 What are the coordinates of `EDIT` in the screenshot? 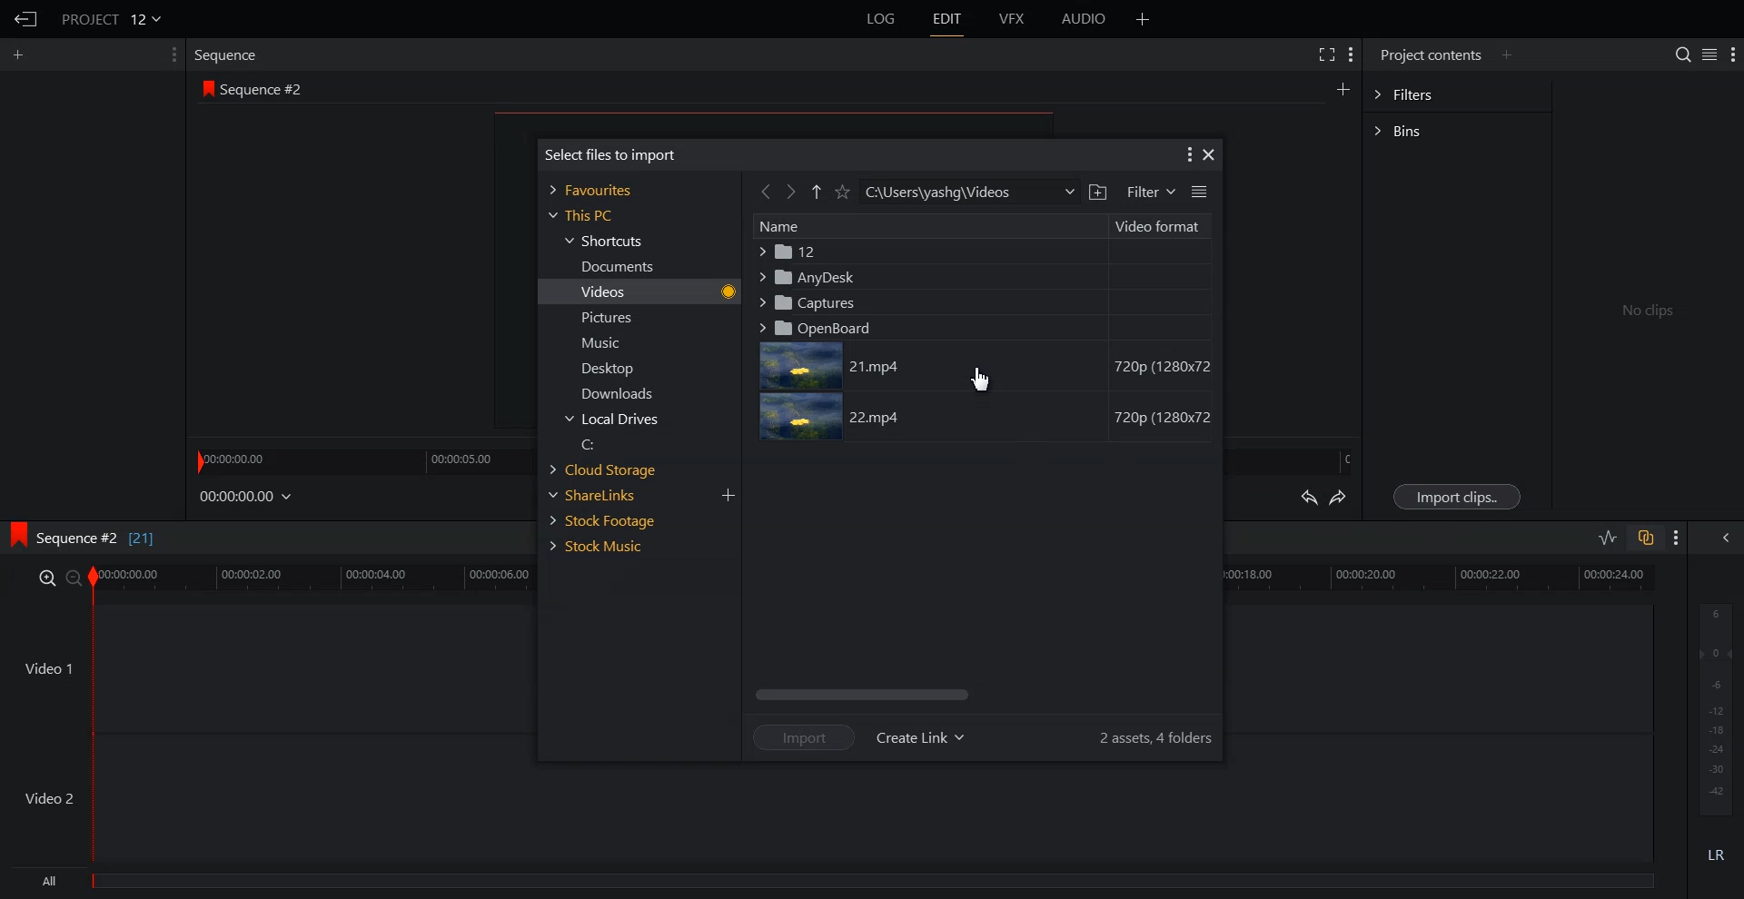 It's located at (950, 19).